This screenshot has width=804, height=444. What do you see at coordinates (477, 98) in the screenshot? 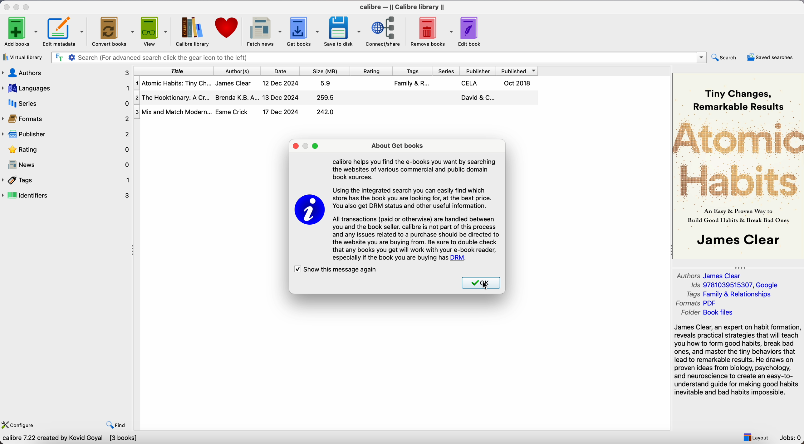
I see `David & C...` at bounding box center [477, 98].